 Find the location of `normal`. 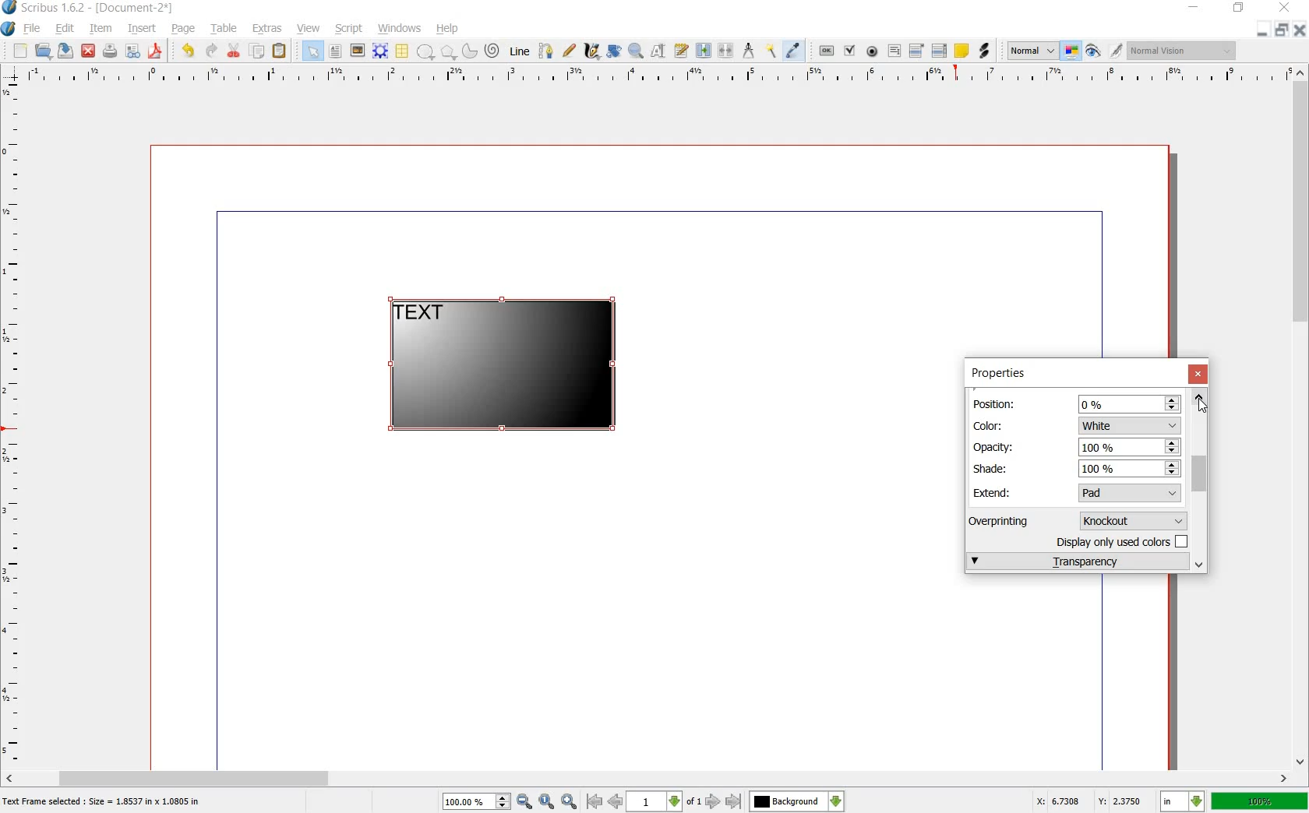

normal is located at coordinates (1032, 51).